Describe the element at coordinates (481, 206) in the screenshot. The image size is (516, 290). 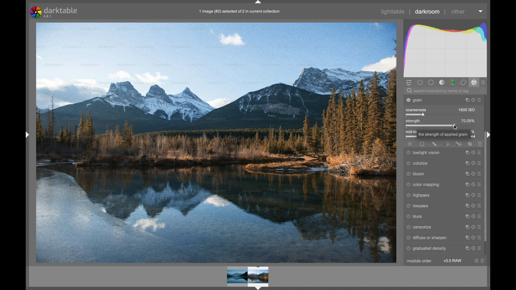
I see `presets` at that location.